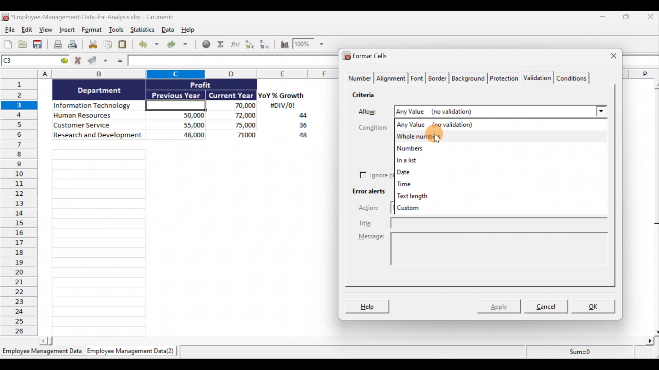 This screenshot has height=370, width=659. I want to click on 48,000, so click(180, 136).